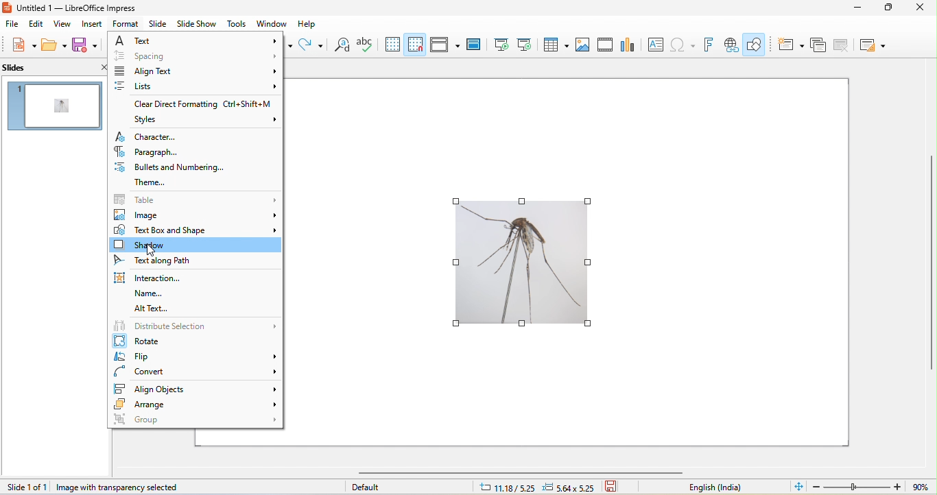 The height and width of the screenshot is (495, 937). I want to click on view, so click(63, 24).